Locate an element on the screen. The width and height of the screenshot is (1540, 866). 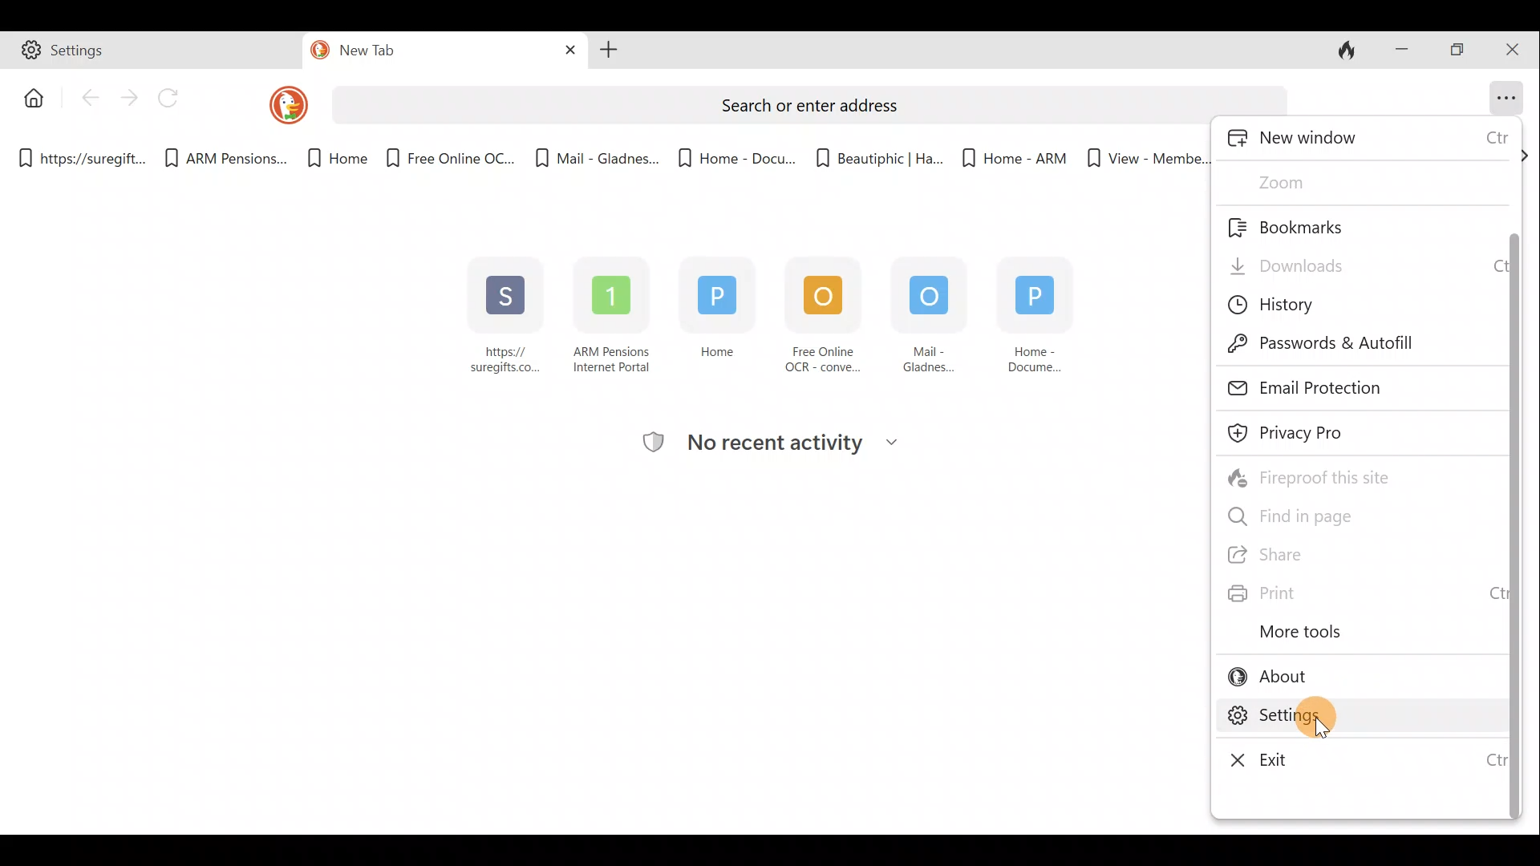
Bookmark 5 is located at coordinates (596, 156).